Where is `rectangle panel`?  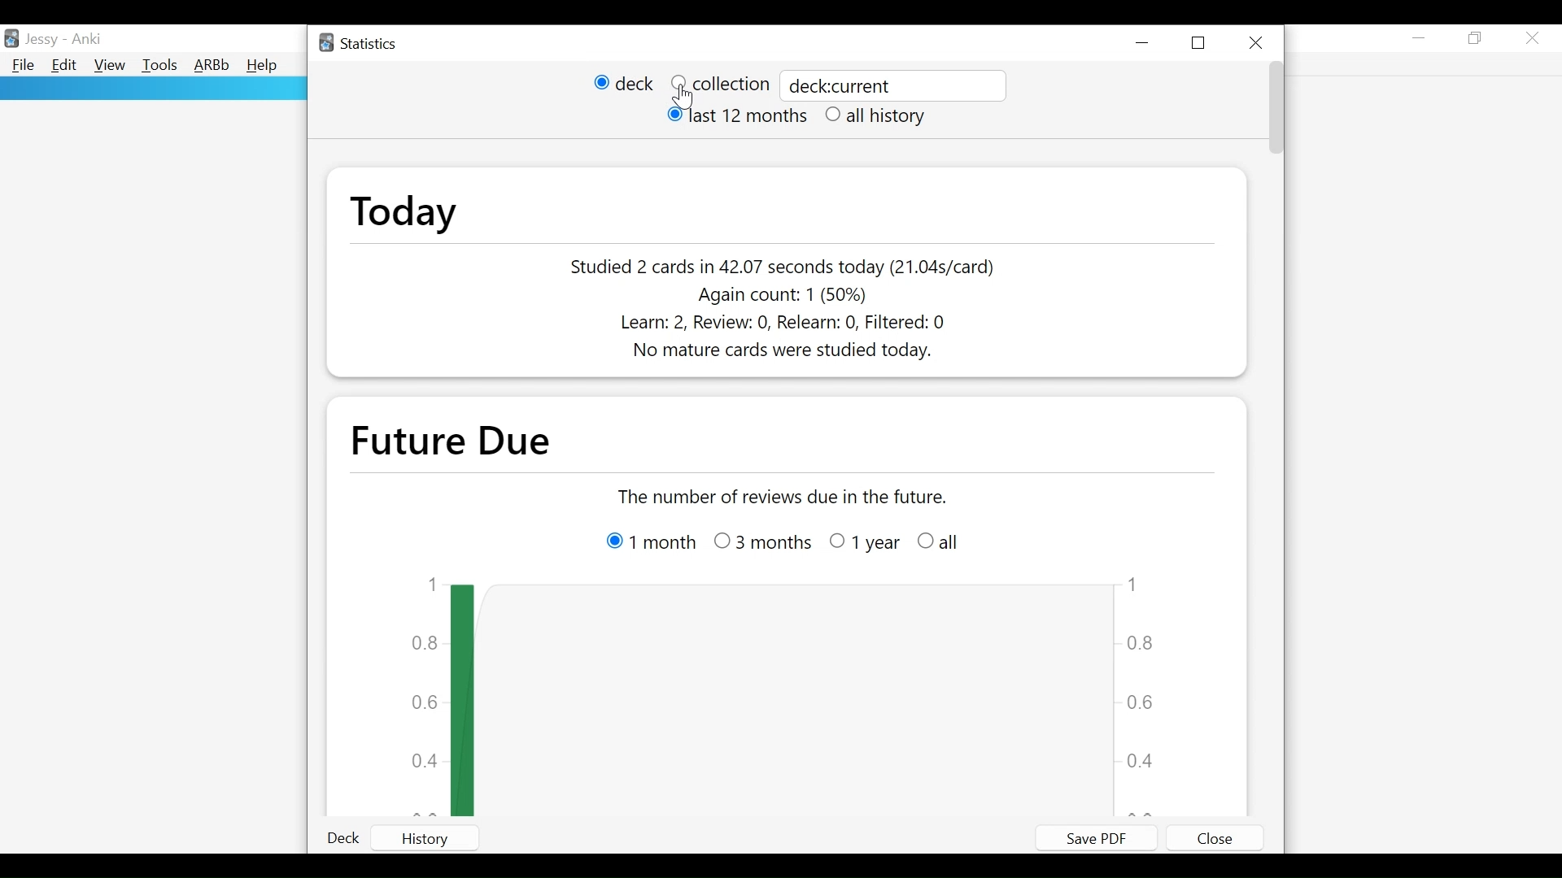
rectangle panel is located at coordinates (146, 89).